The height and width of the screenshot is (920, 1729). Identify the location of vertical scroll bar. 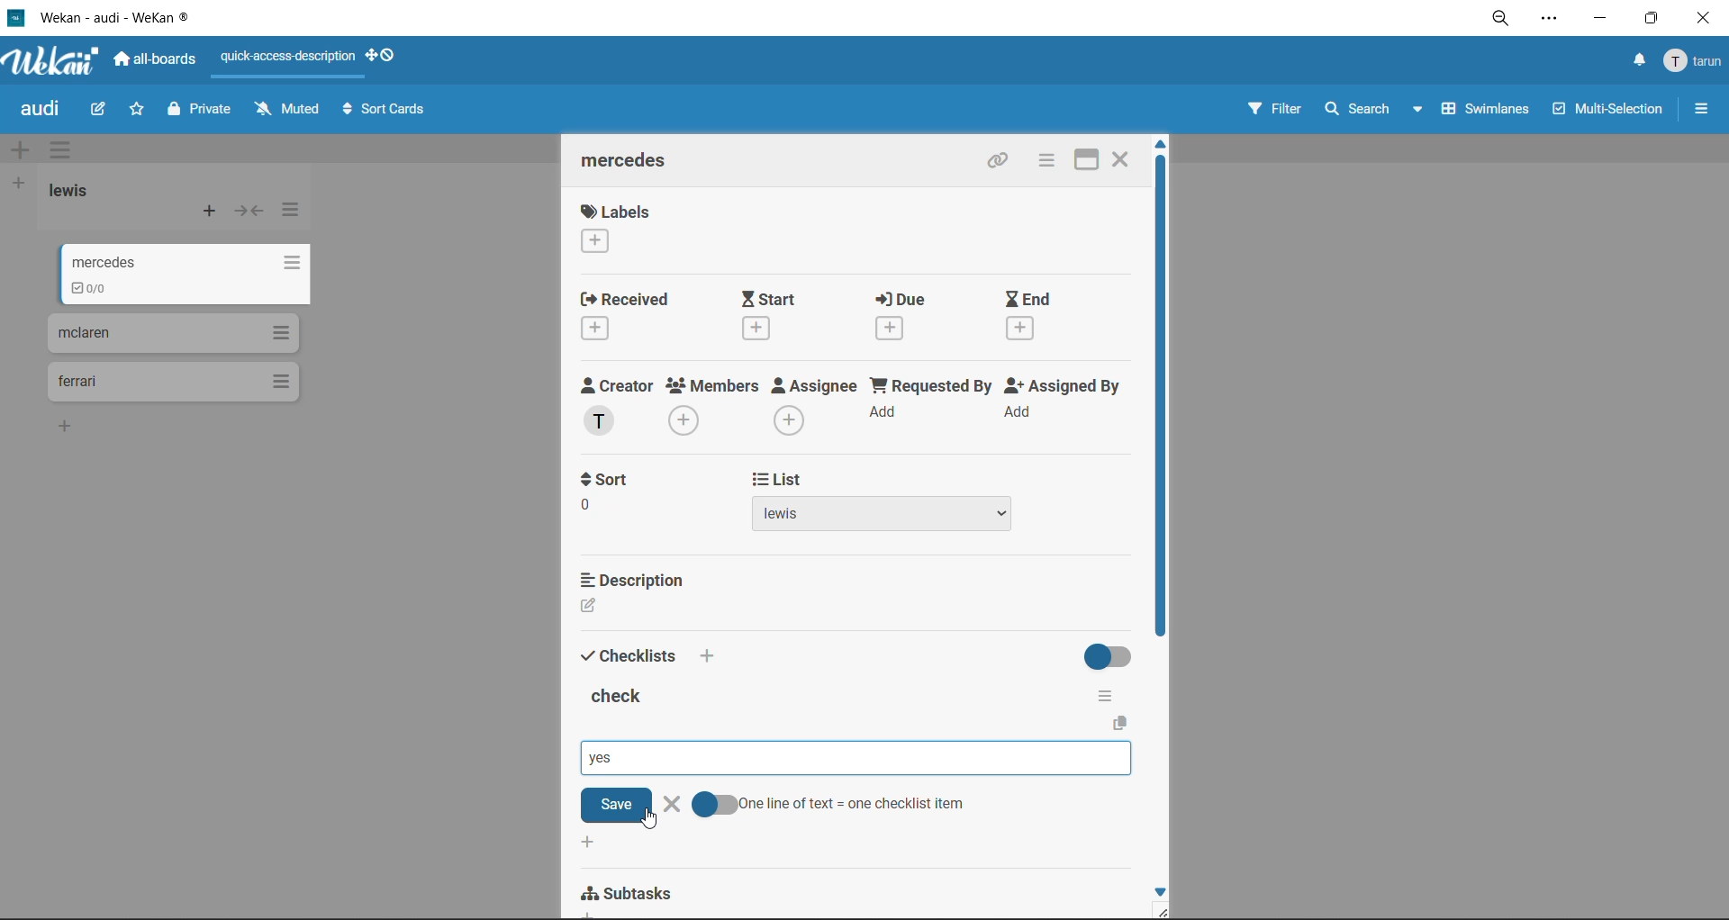
(1160, 400).